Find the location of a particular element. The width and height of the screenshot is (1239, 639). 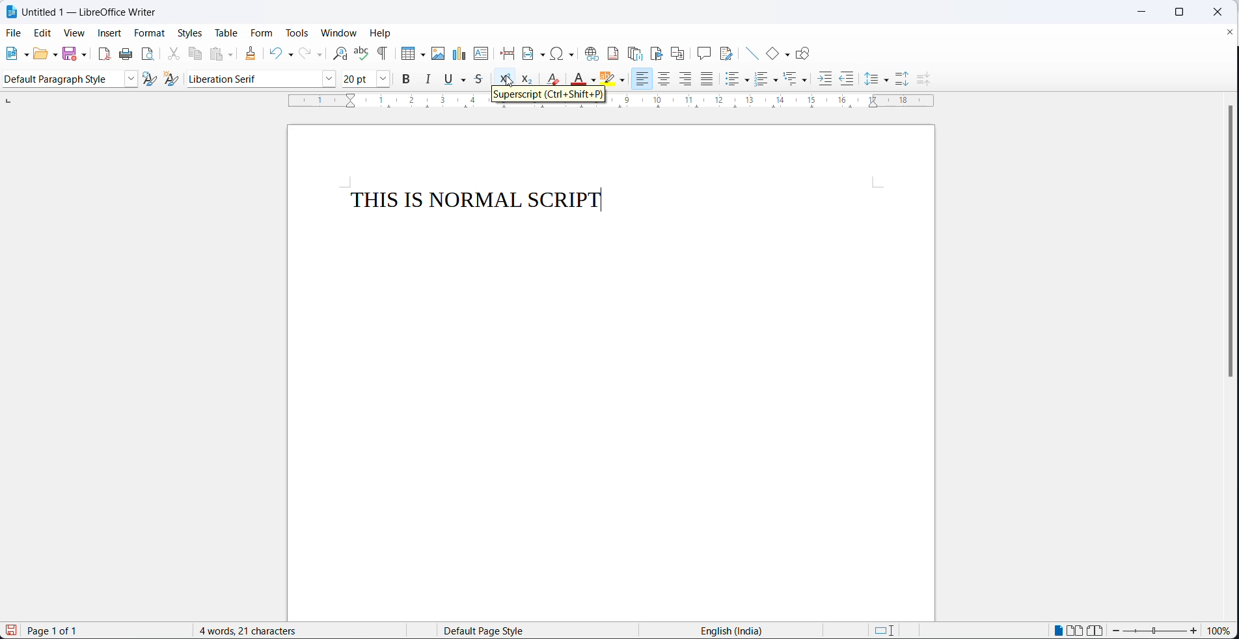

character highlighting is located at coordinates (624, 81).